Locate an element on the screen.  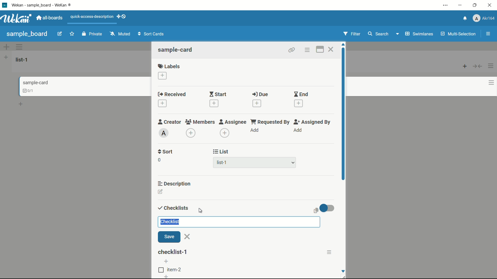
sort is located at coordinates (166, 152).